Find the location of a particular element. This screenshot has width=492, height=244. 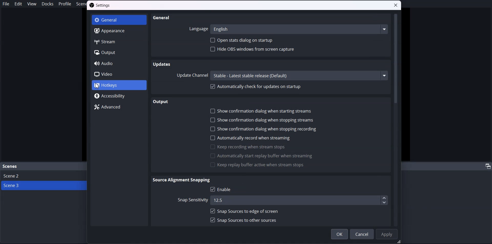

Apply is located at coordinates (387, 234).